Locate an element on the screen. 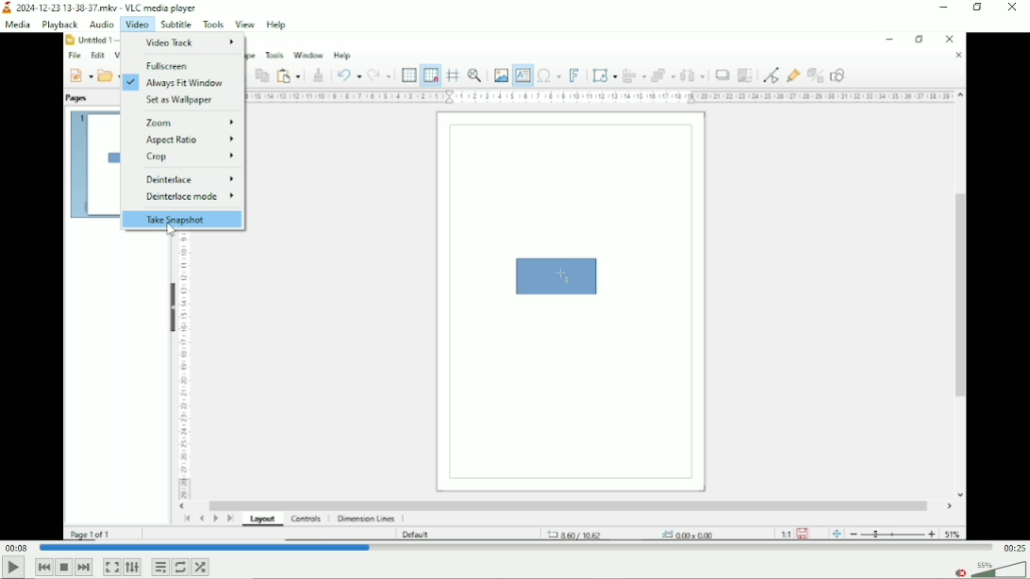 This screenshot has width=1030, height=579. Tools is located at coordinates (212, 25).